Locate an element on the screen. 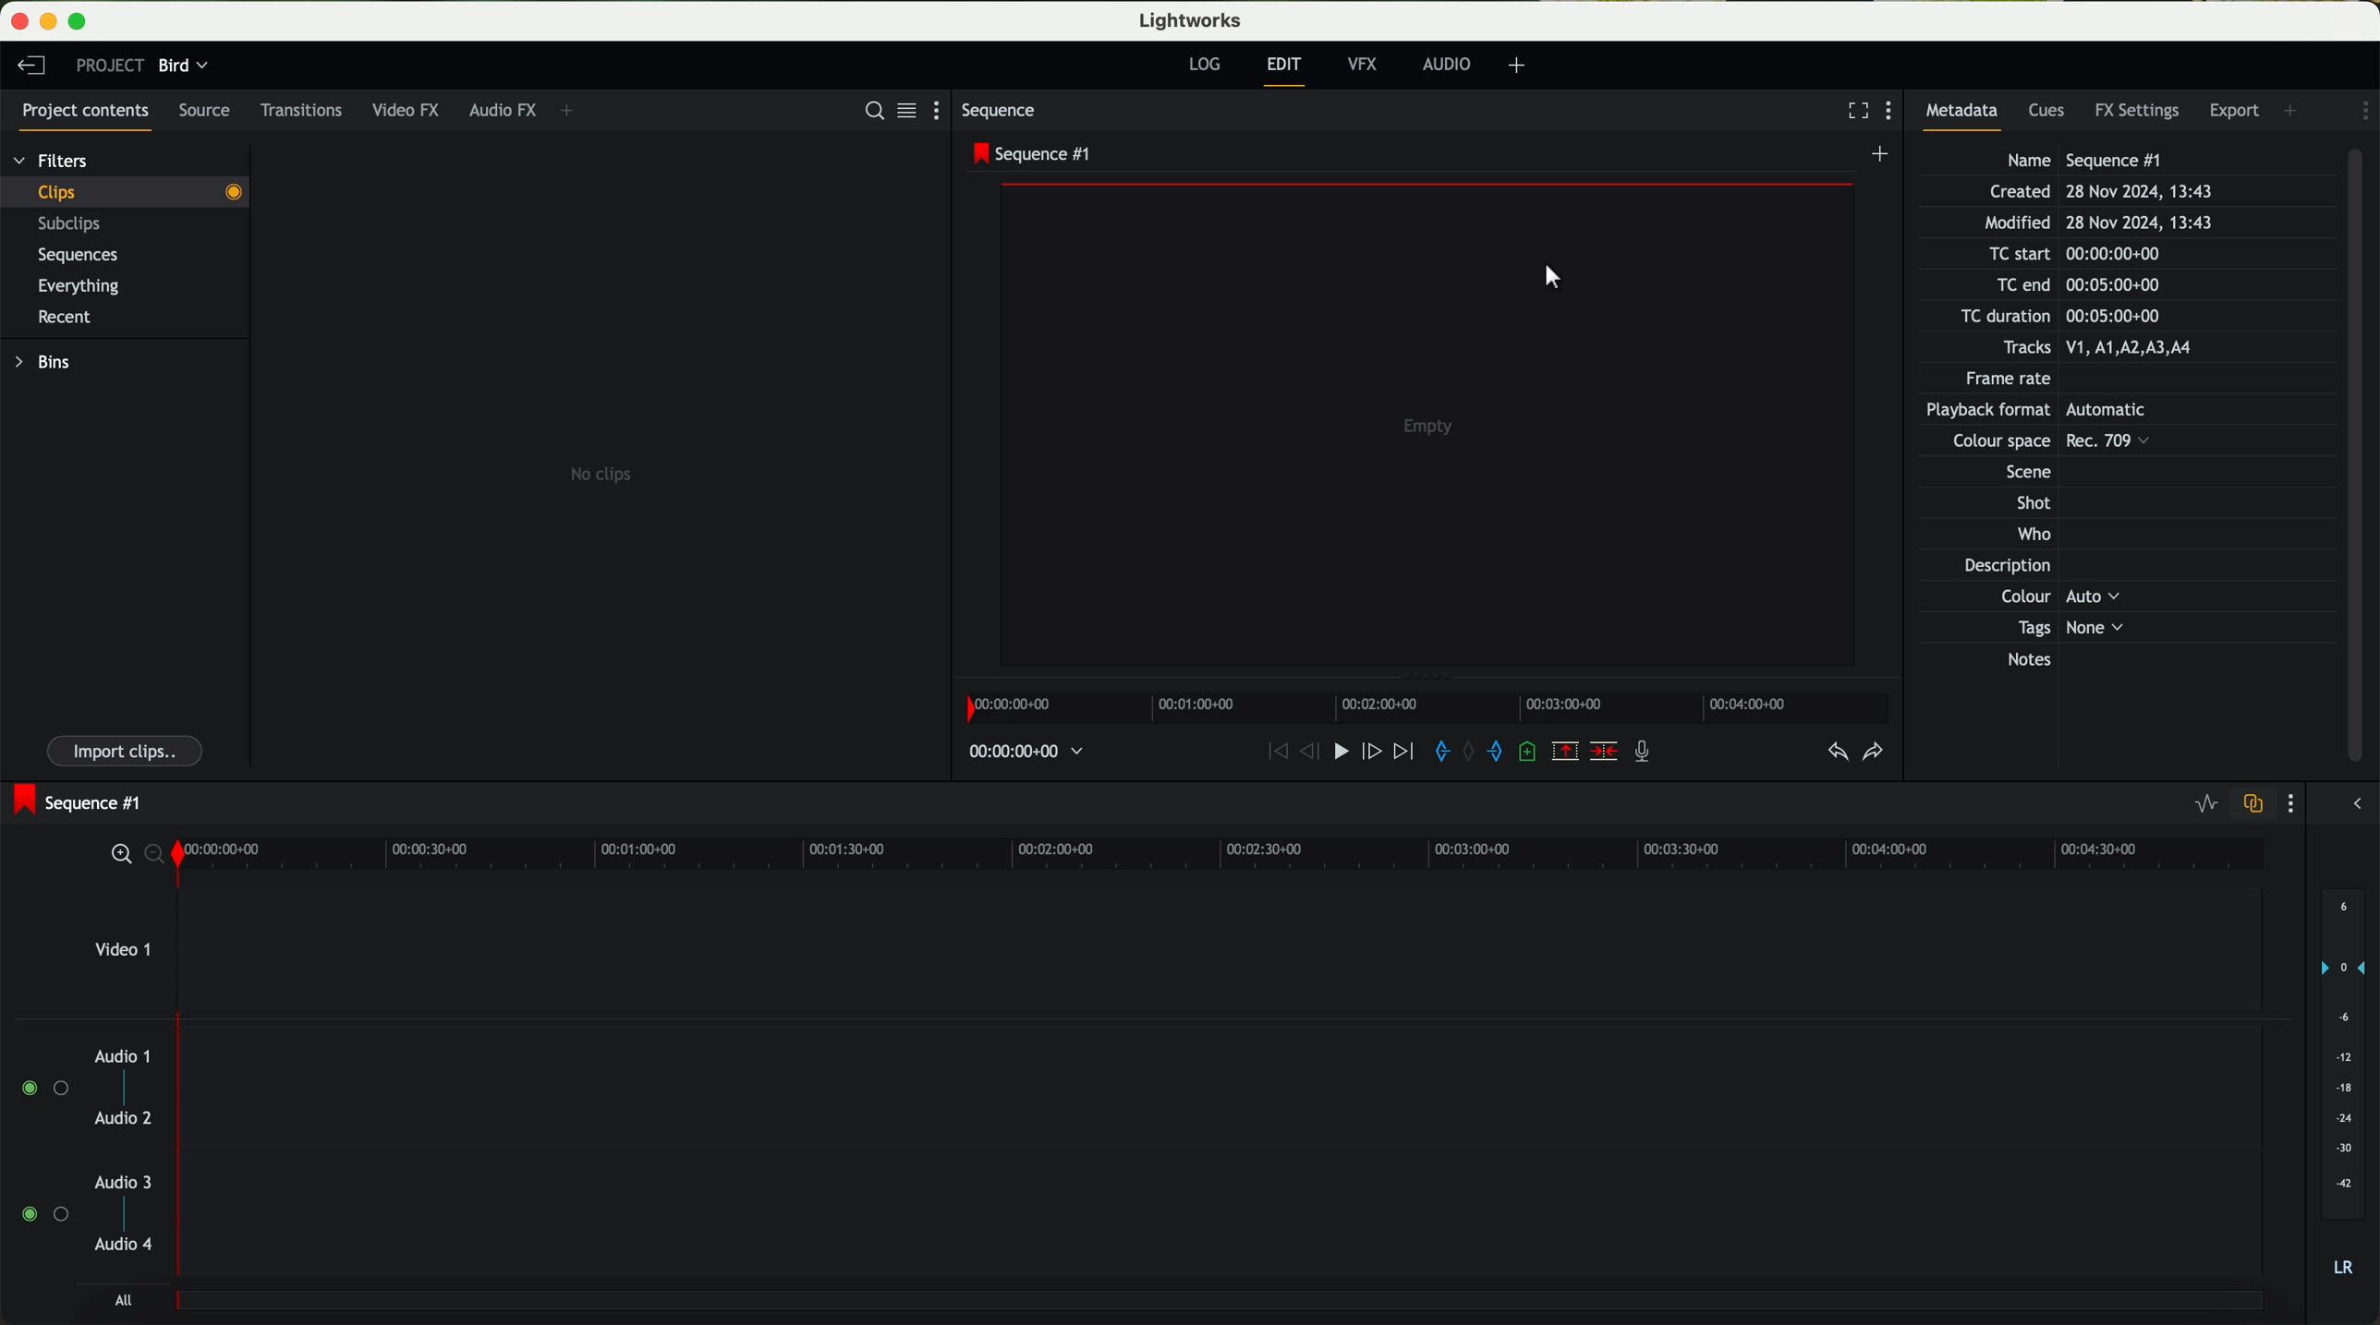 This screenshot has height=1325, width=2380. Who is located at coordinates (2091, 533).